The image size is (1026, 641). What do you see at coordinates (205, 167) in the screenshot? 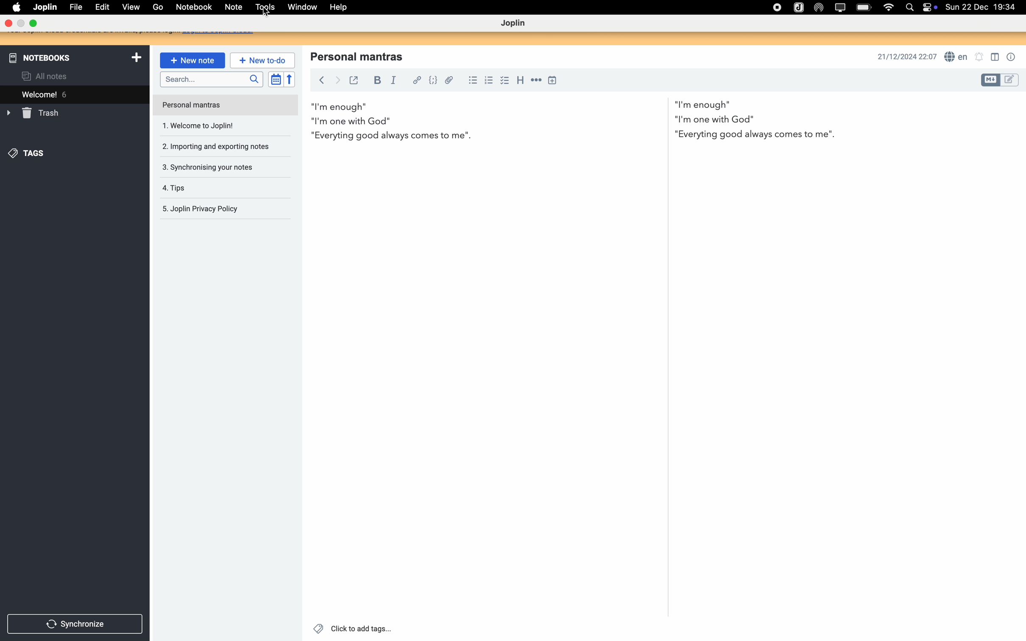
I see `synchronising your notes` at bounding box center [205, 167].